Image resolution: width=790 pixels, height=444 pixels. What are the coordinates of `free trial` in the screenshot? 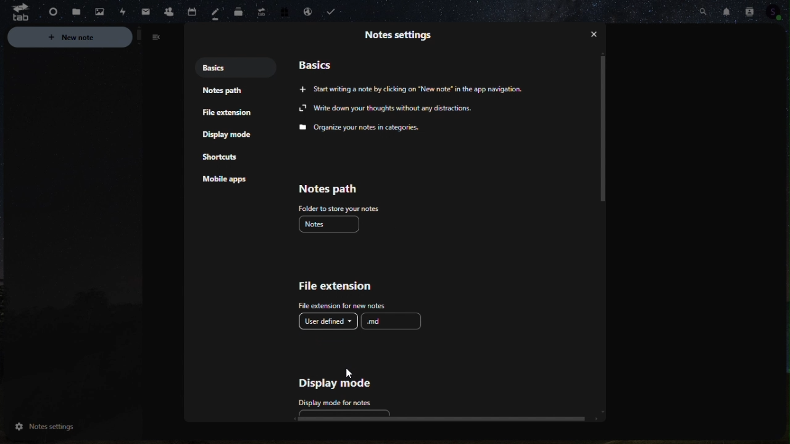 It's located at (285, 11).